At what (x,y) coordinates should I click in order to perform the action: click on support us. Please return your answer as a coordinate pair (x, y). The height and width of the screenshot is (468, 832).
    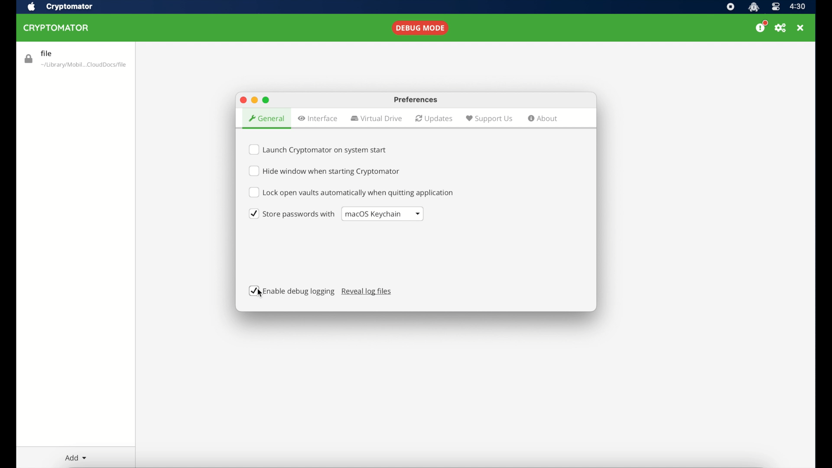
    Looking at the image, I should click on (489, 118).